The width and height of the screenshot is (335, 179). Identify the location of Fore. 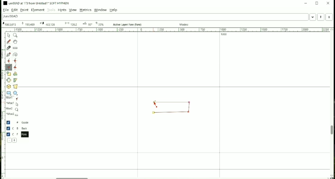
(19, 134).